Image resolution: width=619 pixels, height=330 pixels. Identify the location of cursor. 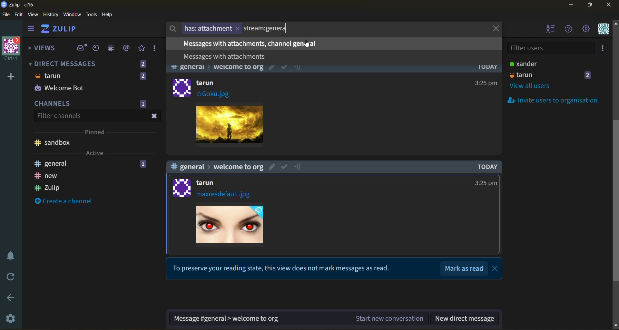
(308, 44).